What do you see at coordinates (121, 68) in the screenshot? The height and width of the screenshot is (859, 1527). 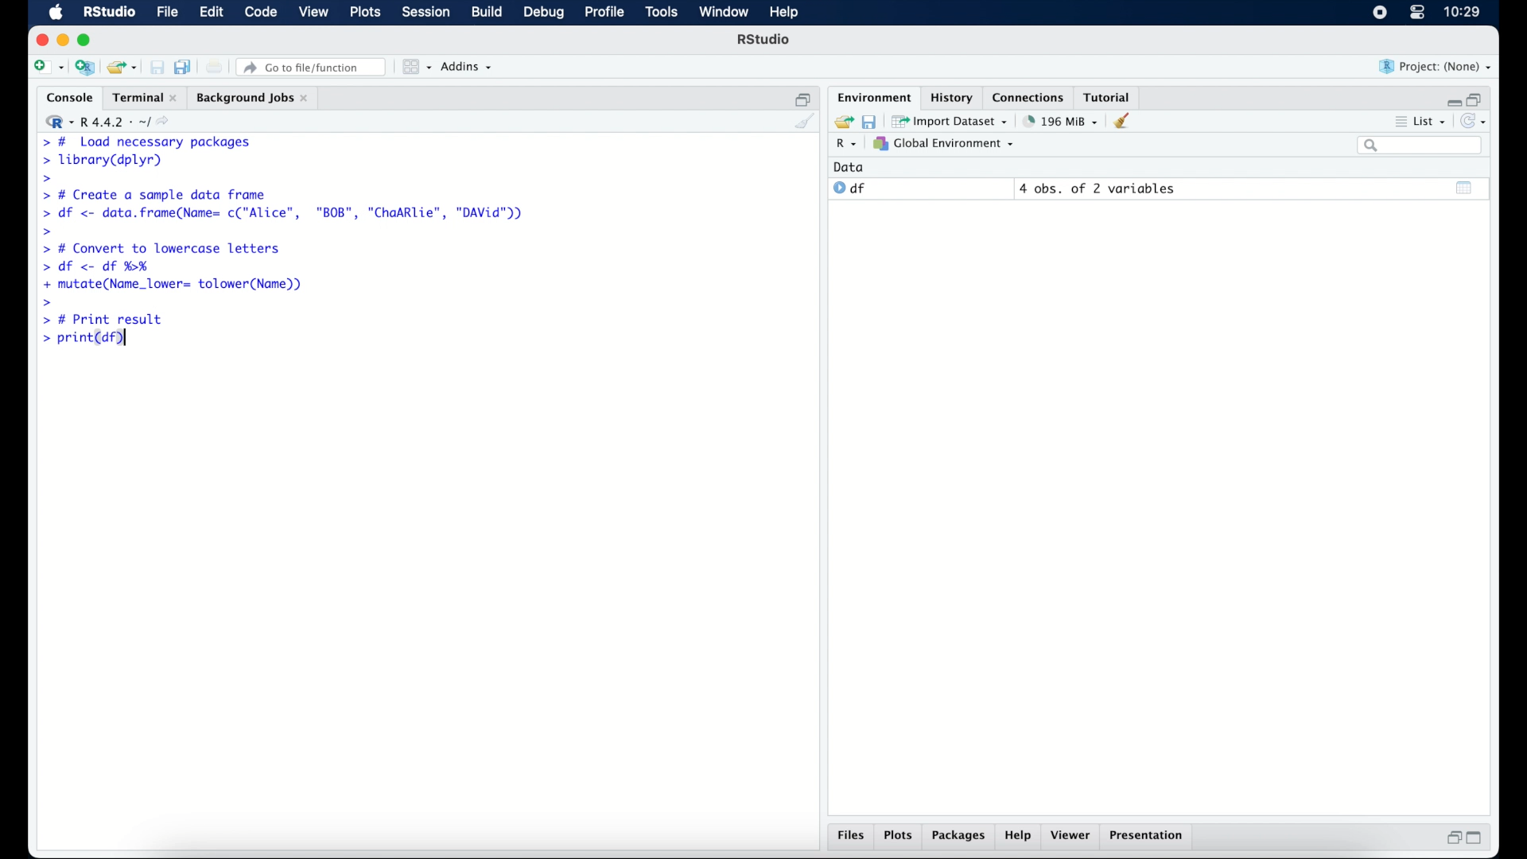 I see `load existing project` at bounding box center [121, 68].